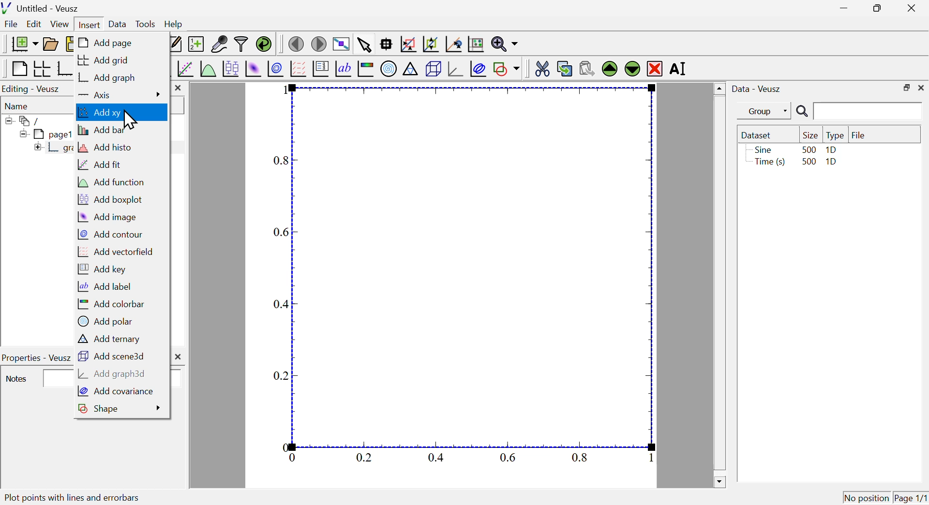 This screenshot has height=505, width=929. Describe the element at coordinates (22, 44) in the screenshot. I see `new document` at that location.